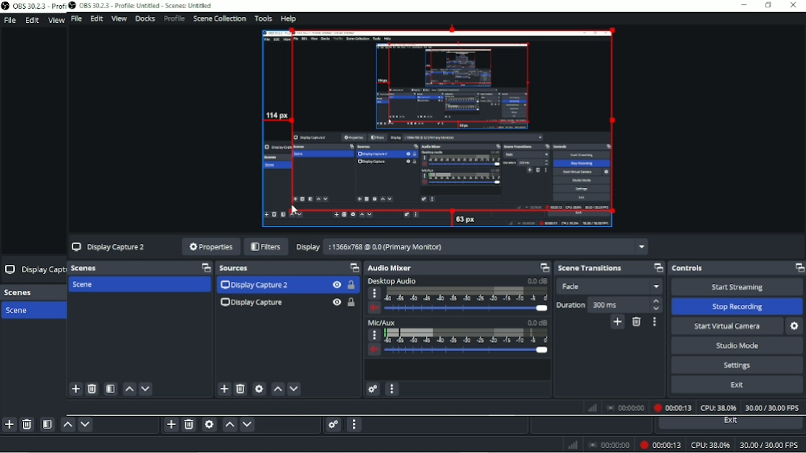 This screenshot has width=806, height=453. What do you see at coordinates (743, 5) in the screenshot?
I see `minimise` at bounding box center [743, 5].